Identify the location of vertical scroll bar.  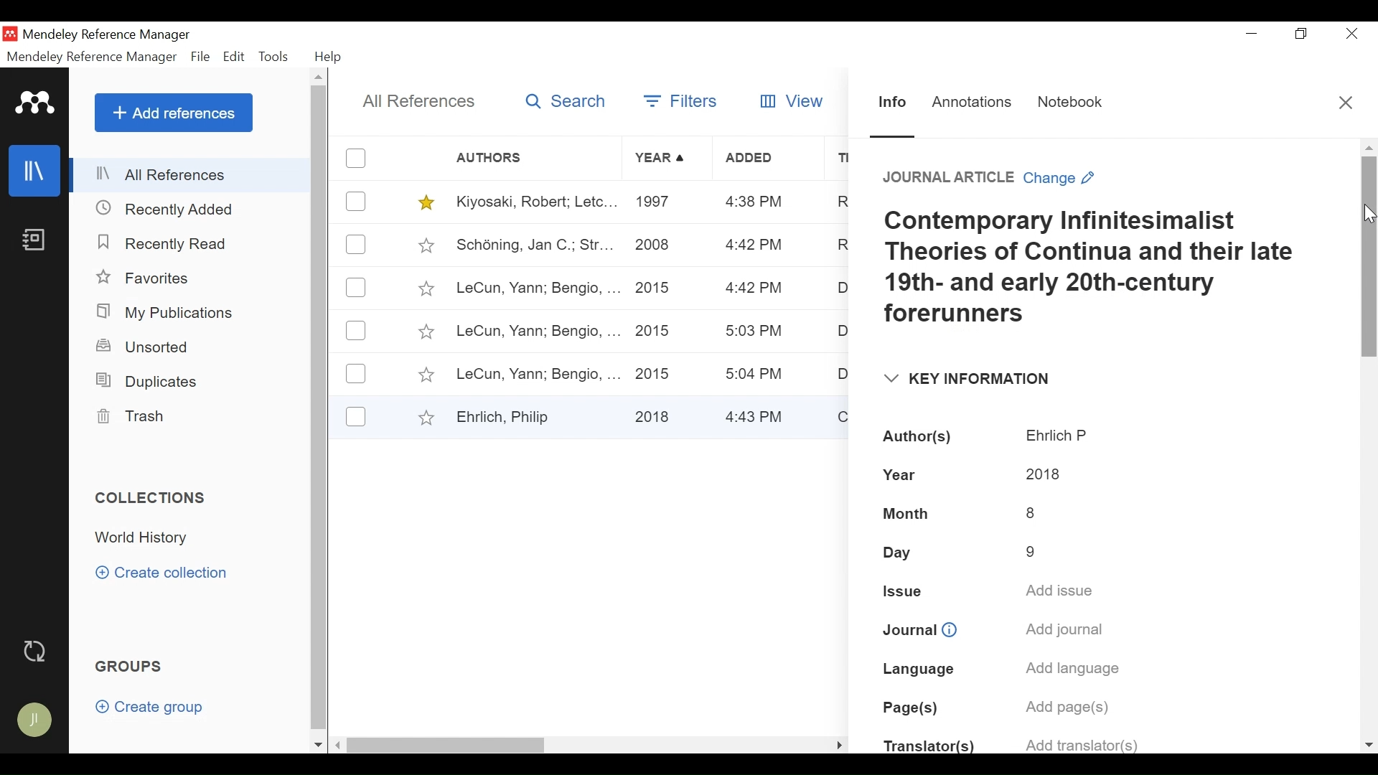
(318, 408).